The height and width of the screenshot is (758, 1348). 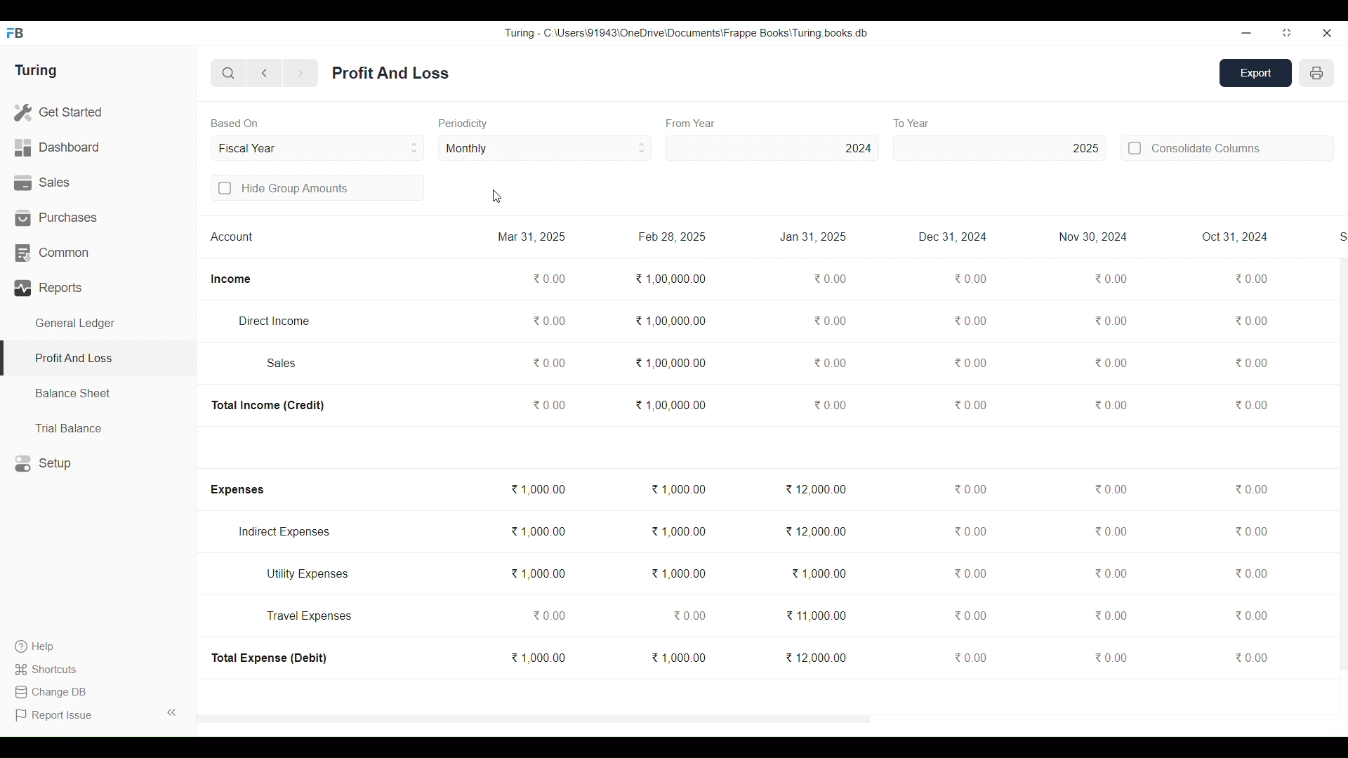 What do you see at coordinates (971, 321) in the screenshot?
I see `0.00` at bounding box center [971, 321].